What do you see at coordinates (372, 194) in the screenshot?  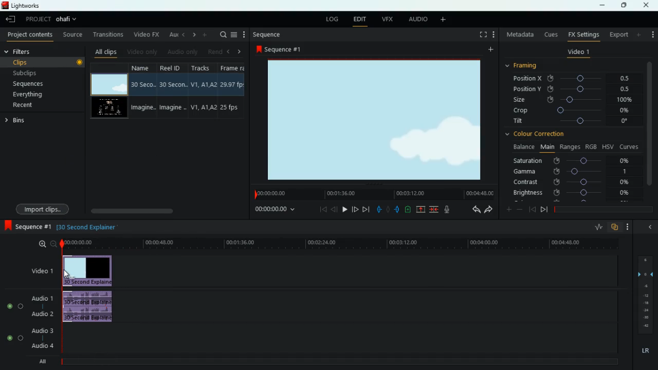 I see `time` at bounding box center [372, 194].